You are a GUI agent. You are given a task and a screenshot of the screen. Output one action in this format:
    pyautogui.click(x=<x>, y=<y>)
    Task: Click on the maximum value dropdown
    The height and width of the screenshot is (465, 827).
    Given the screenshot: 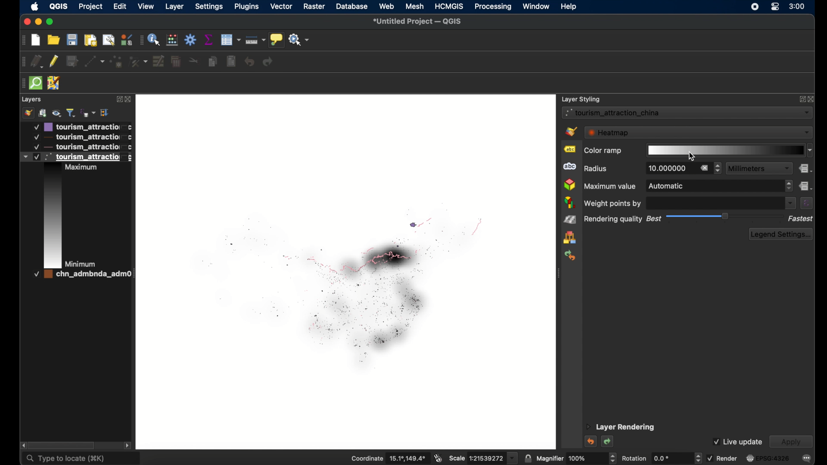 What is the action you would take?
    pyautogui.click(x=719, y=186)
    